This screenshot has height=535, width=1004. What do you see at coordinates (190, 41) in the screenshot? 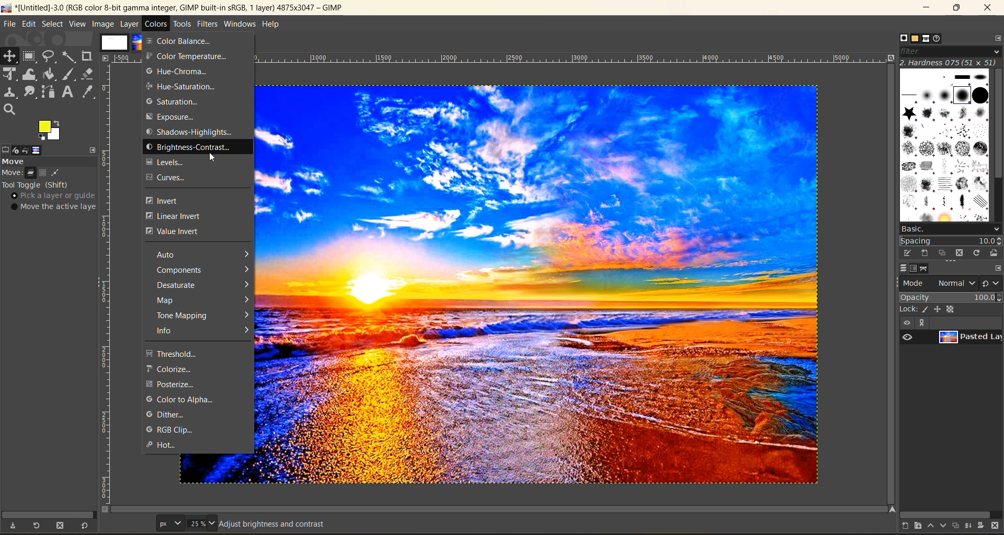
I see `color balance` at bounding box center [190, 41].